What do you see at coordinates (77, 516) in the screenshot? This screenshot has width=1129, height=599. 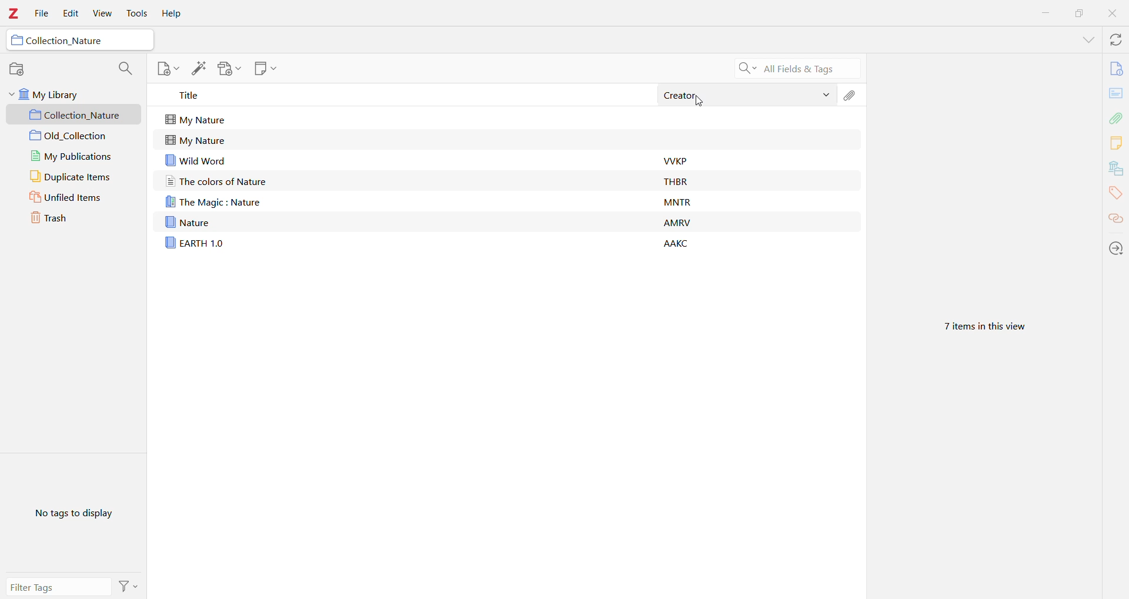 I see `No tags to display` at bounding box center [77, 516].